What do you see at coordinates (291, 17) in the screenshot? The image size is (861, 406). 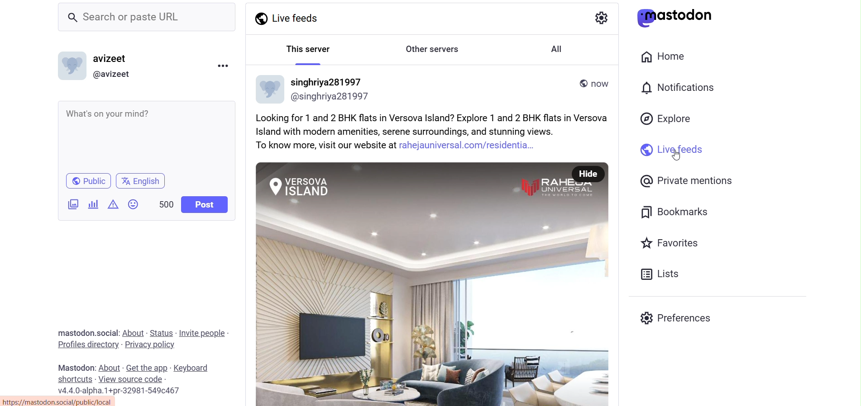 I see `Live Feeds` at bounding box center [291, 17].